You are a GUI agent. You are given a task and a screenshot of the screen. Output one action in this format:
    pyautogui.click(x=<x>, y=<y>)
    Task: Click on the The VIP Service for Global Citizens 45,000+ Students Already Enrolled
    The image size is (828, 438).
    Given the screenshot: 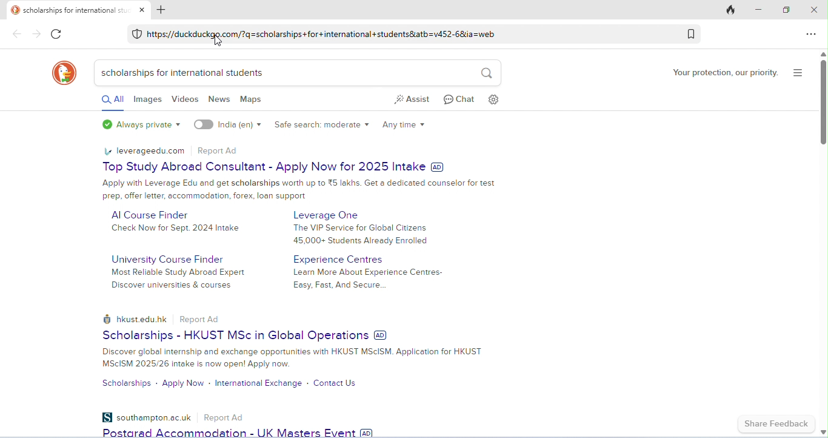 What is the action you would take?
    pyautogui.click(x=361, y=235)
    